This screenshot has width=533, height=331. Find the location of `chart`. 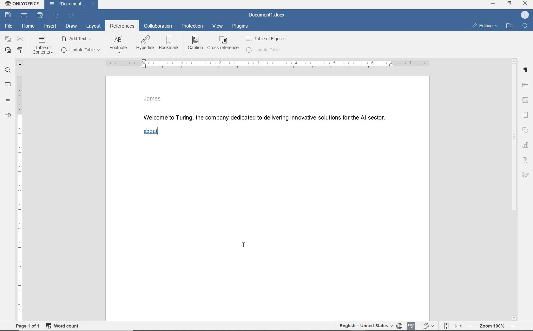

chart is located at coordinates (526, 146).